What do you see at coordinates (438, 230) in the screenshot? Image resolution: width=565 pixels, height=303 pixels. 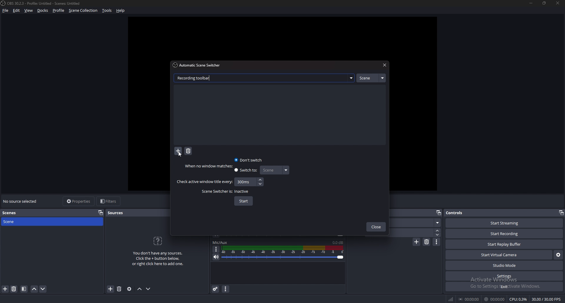 I see `increase duration` at bounding box center [438, 230].